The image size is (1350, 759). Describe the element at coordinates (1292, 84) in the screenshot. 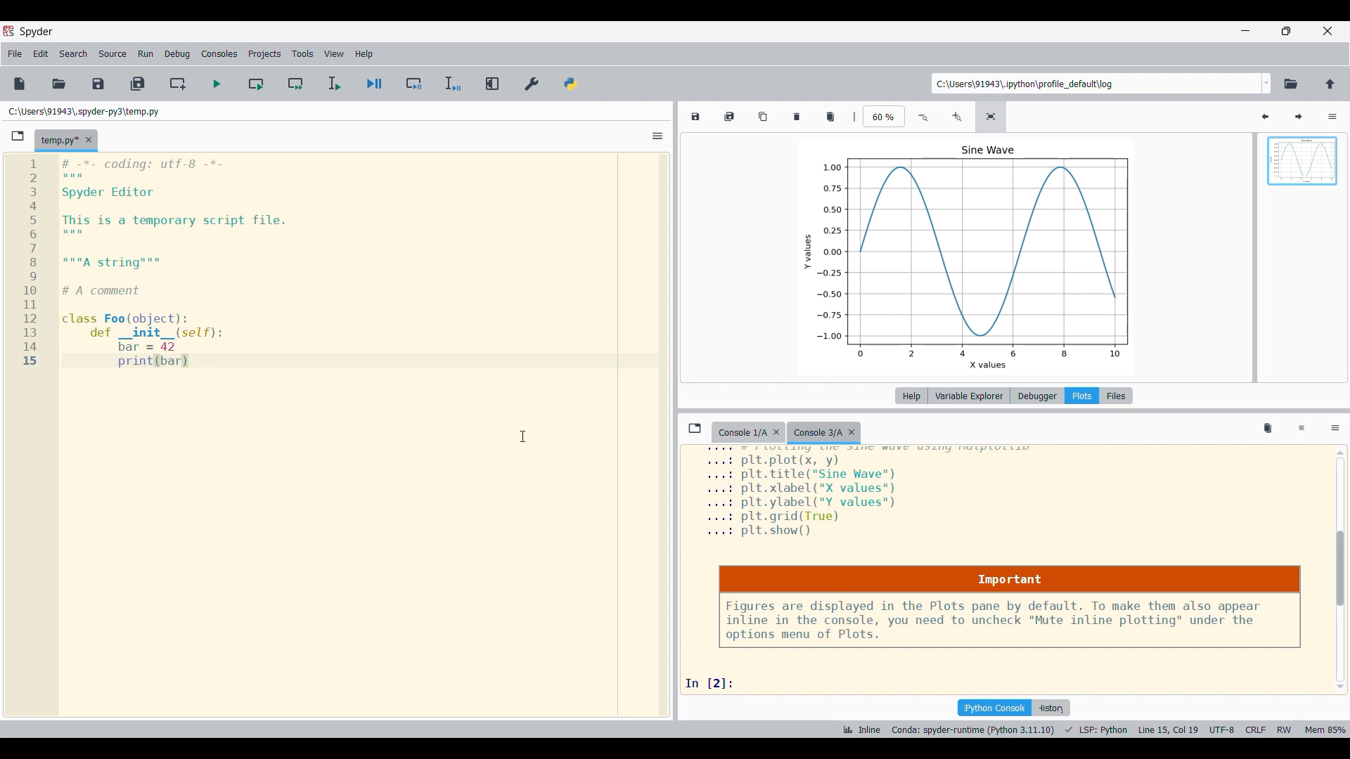

I see `Browse working directory` at that location.